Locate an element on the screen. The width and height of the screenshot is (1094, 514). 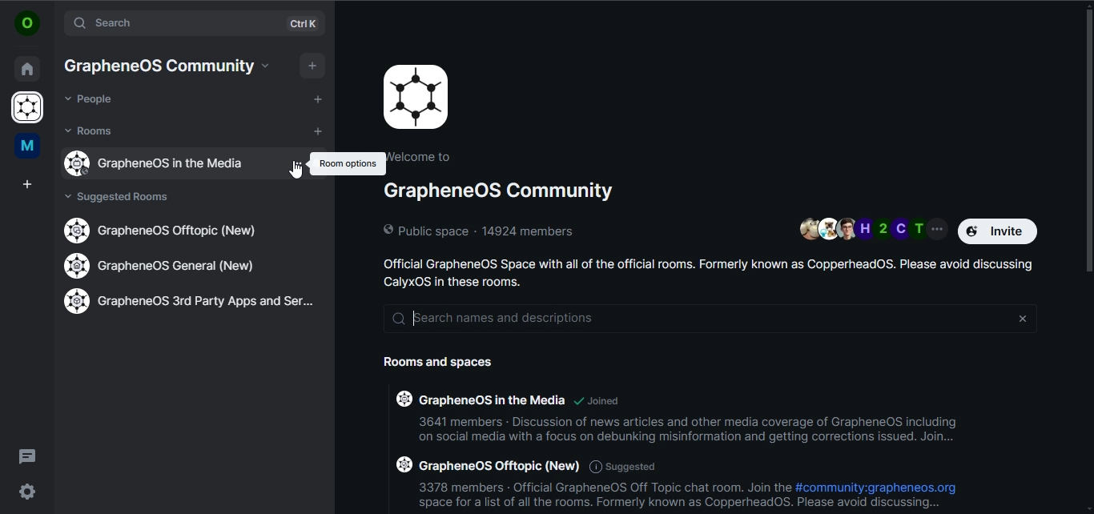
icon is located at coordinates (416, 97).